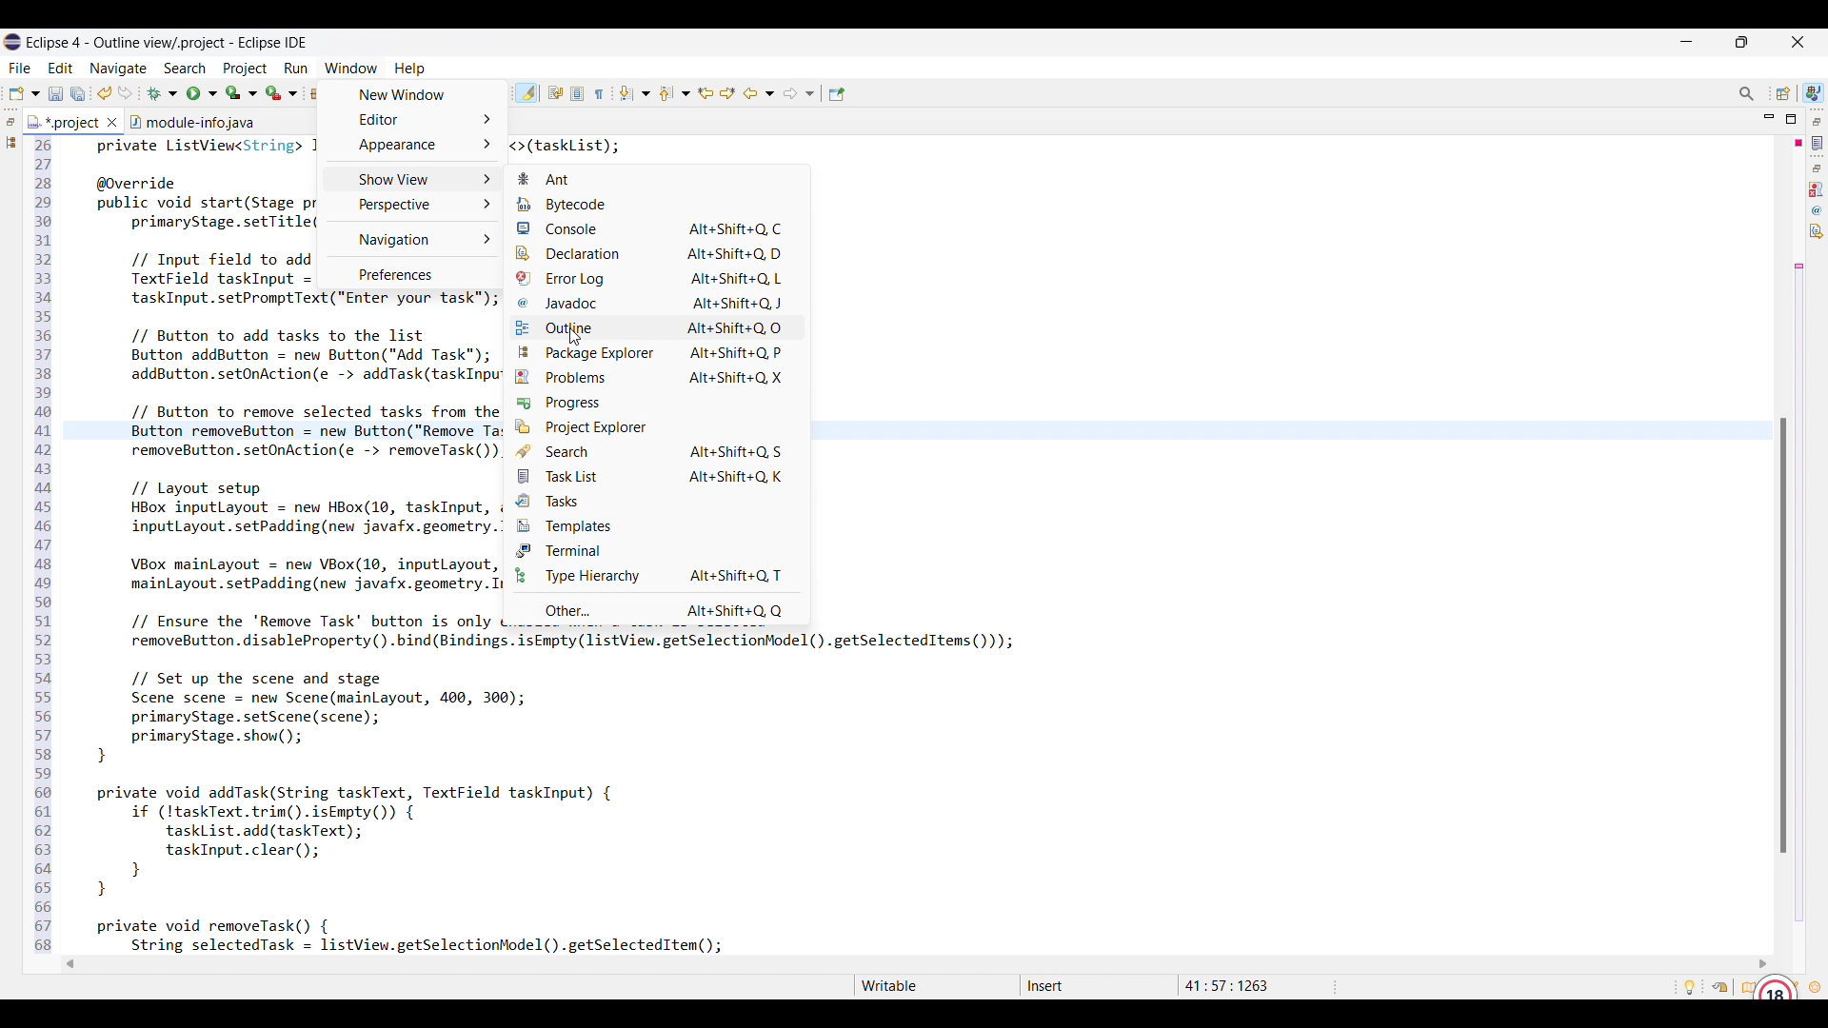 This screenshot has height=1028, width=1828. I want to click on Open perspective, so click(1783, 93).